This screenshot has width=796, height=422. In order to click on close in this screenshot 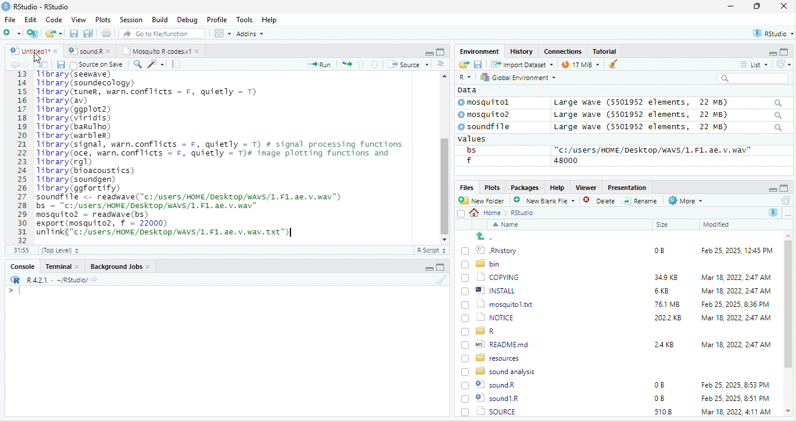, I will do `click(784, 7)`.